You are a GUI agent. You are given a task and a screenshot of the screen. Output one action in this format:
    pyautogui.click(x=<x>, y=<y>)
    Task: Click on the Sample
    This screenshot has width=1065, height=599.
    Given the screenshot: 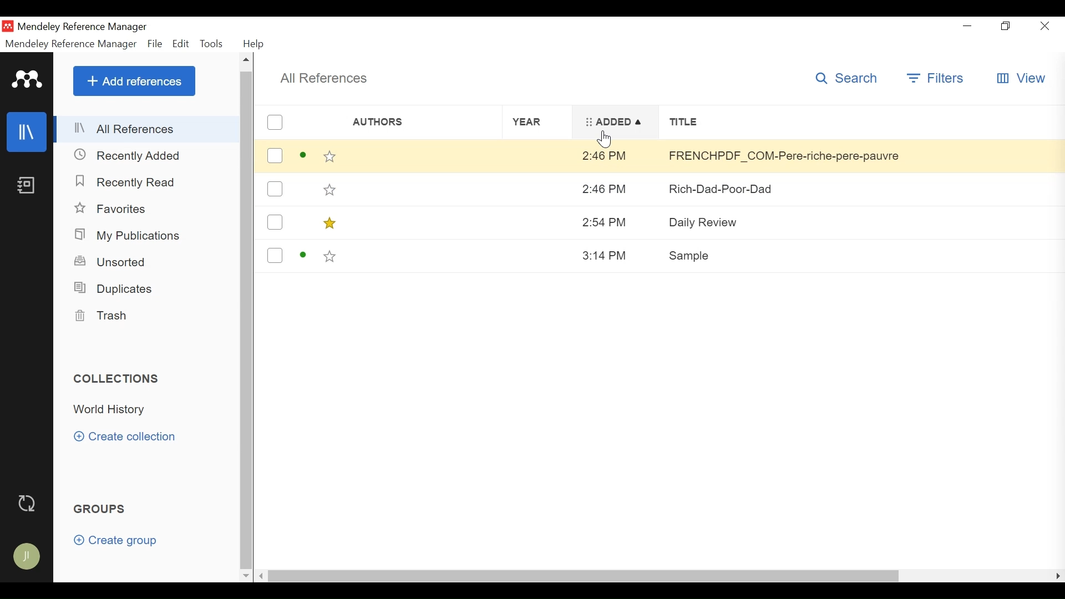 What is the action you would take?
    pyautogui.click(x=861, y=253)
    